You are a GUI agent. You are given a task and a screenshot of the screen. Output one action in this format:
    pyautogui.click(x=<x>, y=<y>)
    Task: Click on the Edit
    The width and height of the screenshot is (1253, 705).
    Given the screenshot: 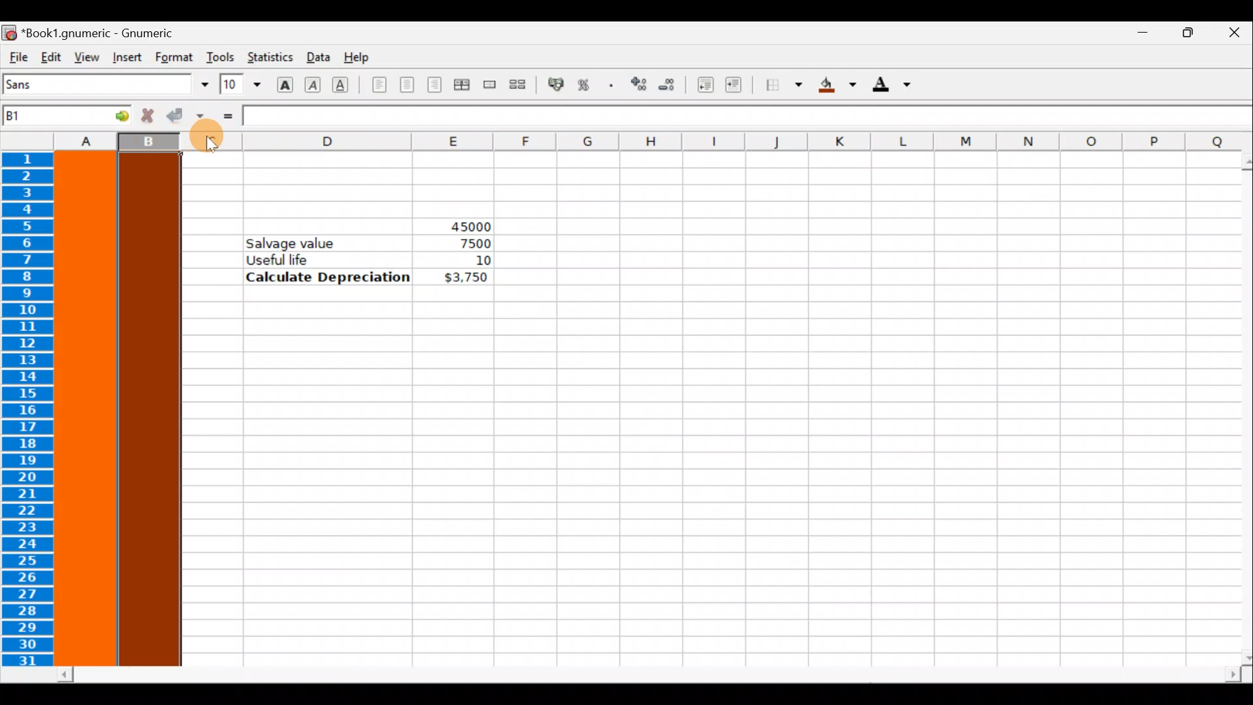 What is the action you would take?
    pyautogui.click(x=51, y=56)
    